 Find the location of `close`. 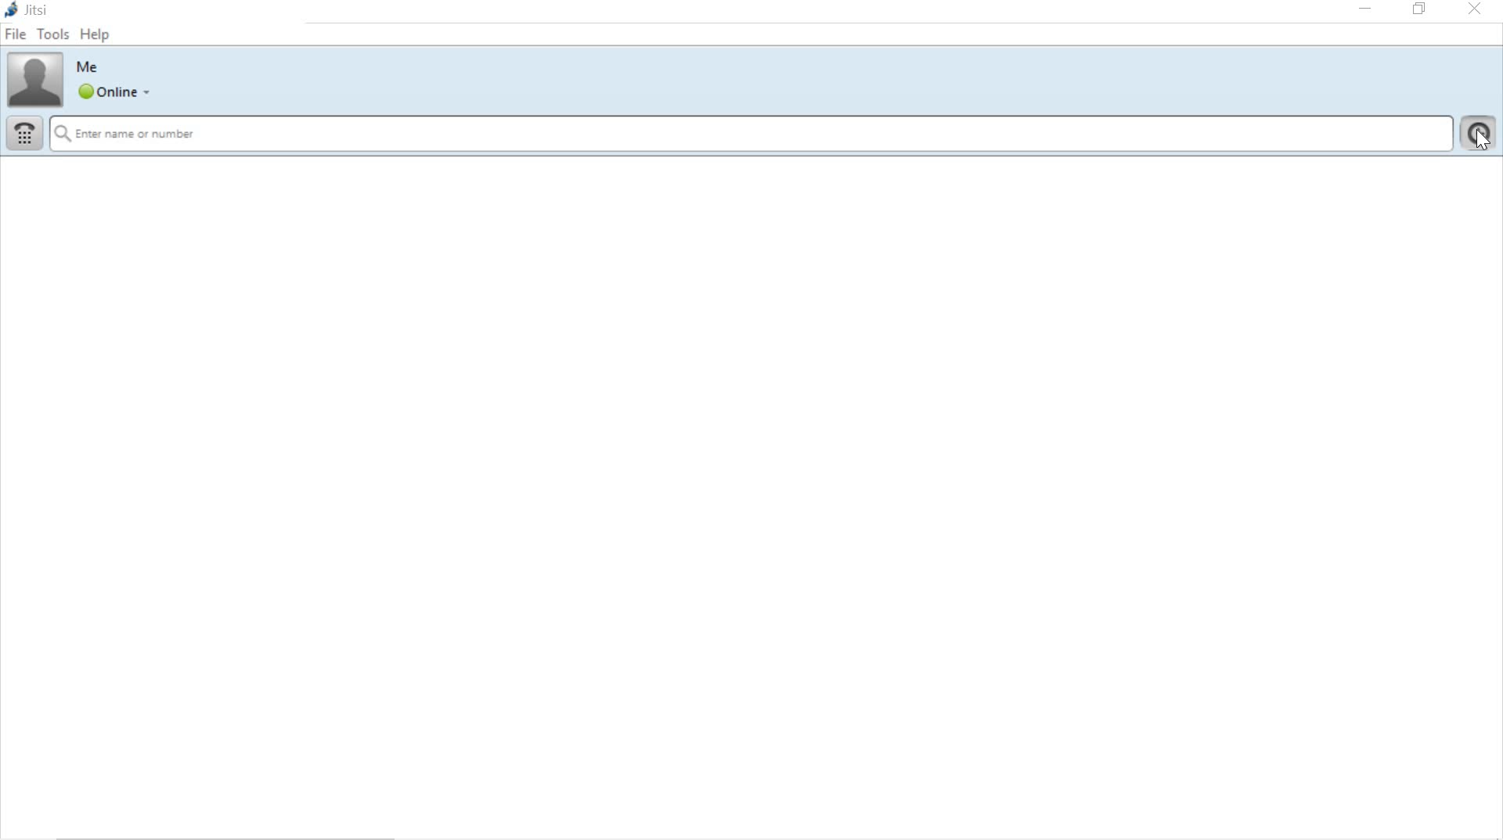

close is located at coordinates (1476, 9).